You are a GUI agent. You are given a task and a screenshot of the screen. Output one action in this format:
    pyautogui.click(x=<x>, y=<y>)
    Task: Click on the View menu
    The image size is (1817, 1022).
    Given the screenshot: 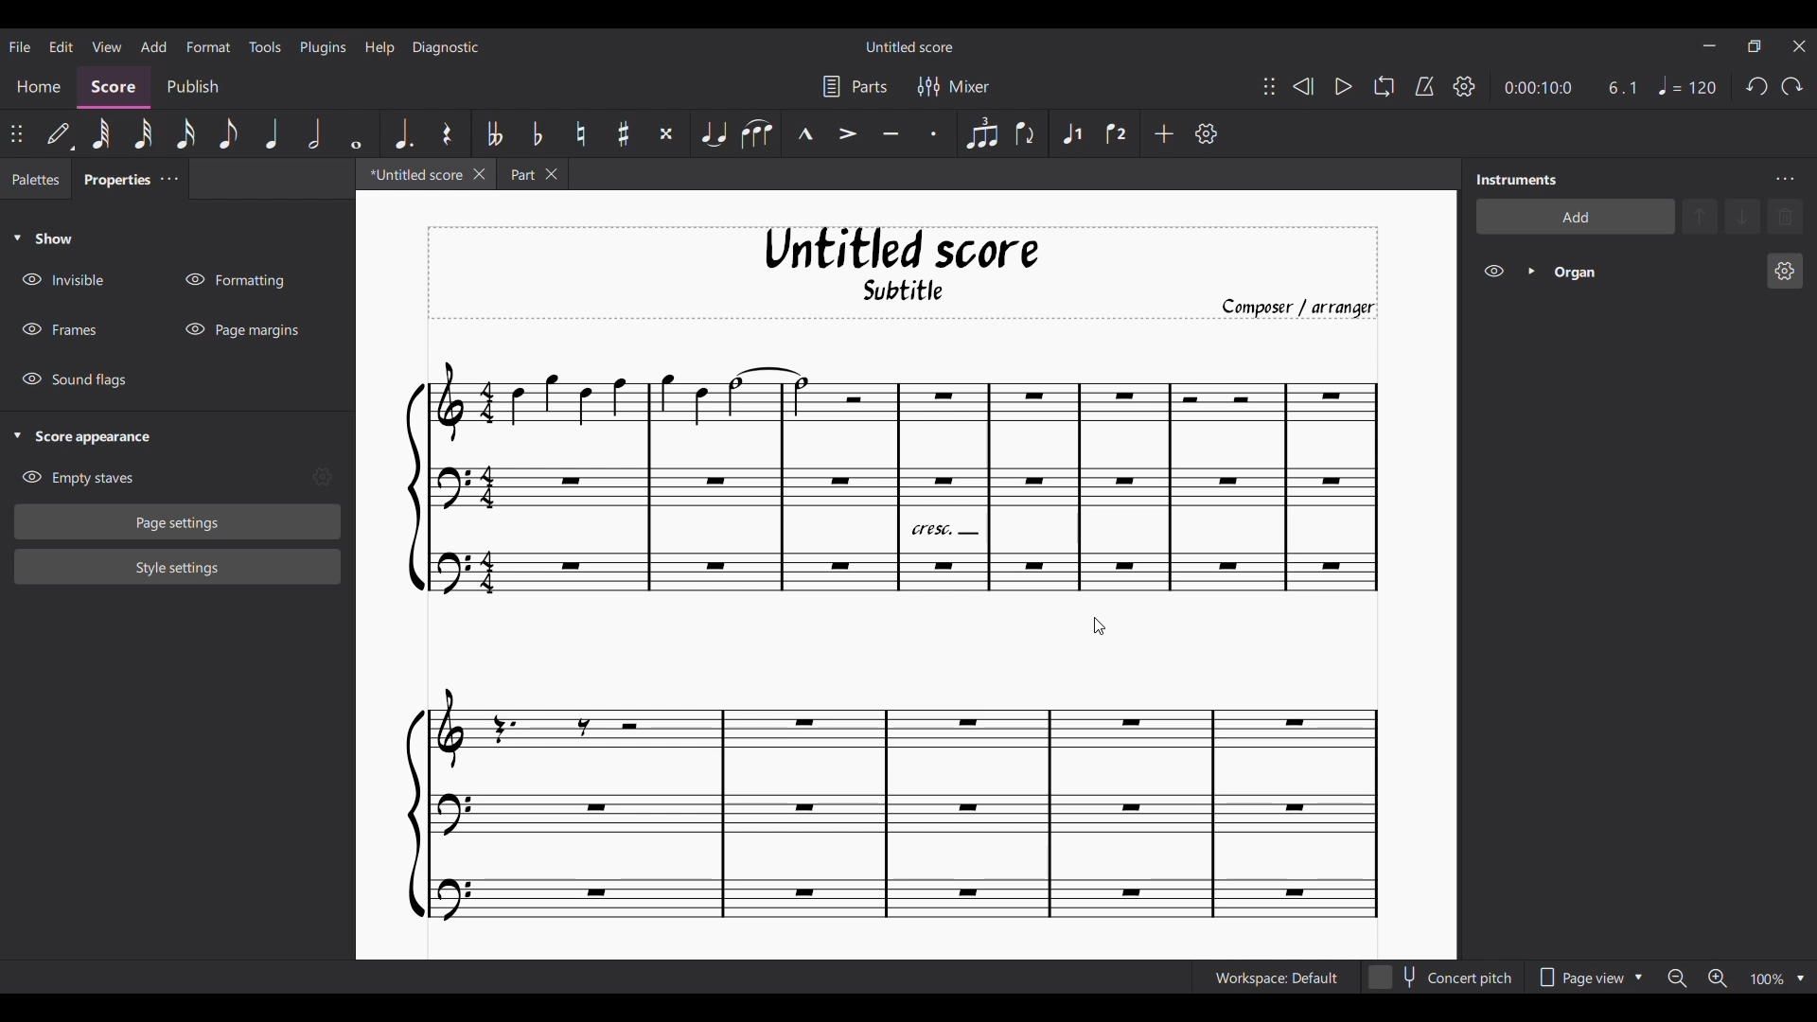 What is the action you would take?
    pyautogui.click(x=108, y=46)
    